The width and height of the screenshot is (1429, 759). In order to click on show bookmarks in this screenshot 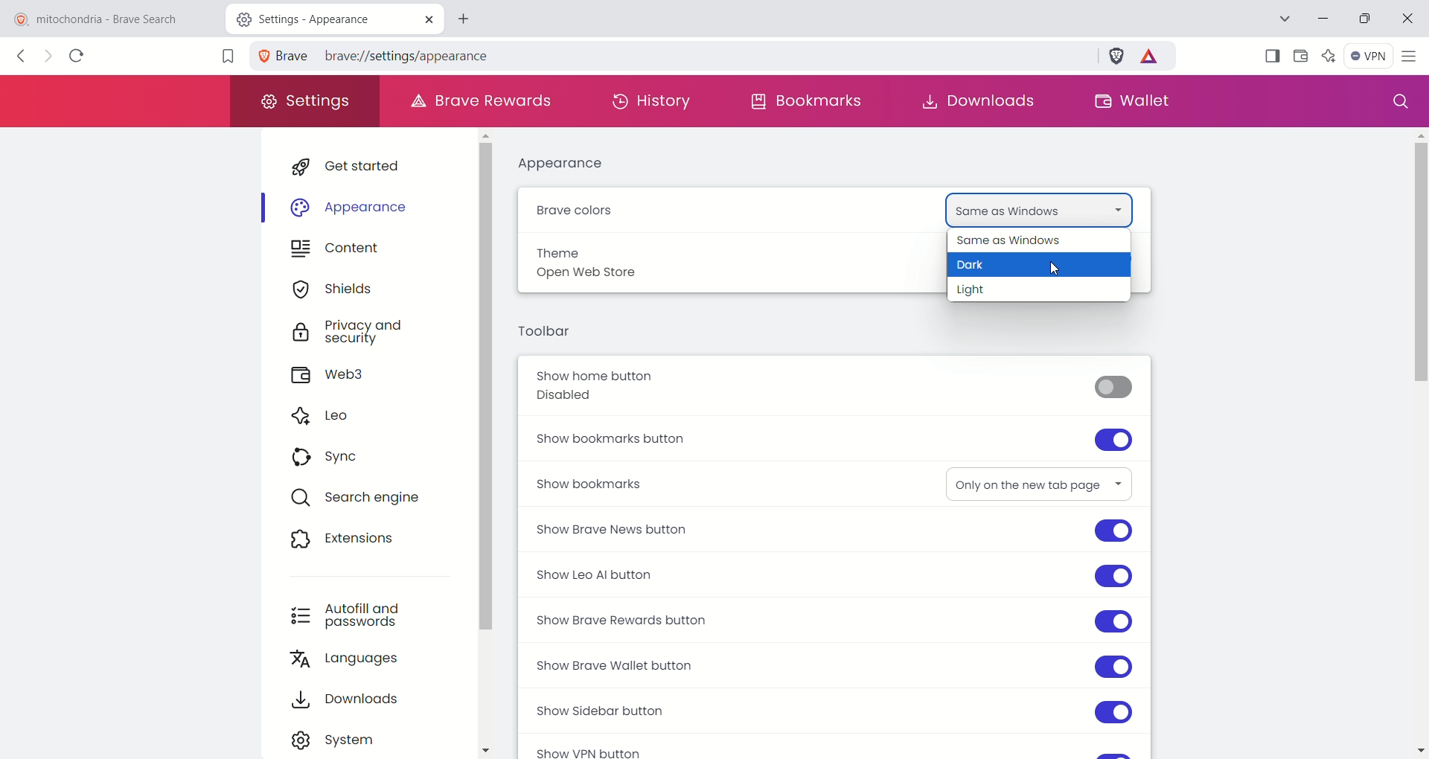, I will do `click(602, 487)`.